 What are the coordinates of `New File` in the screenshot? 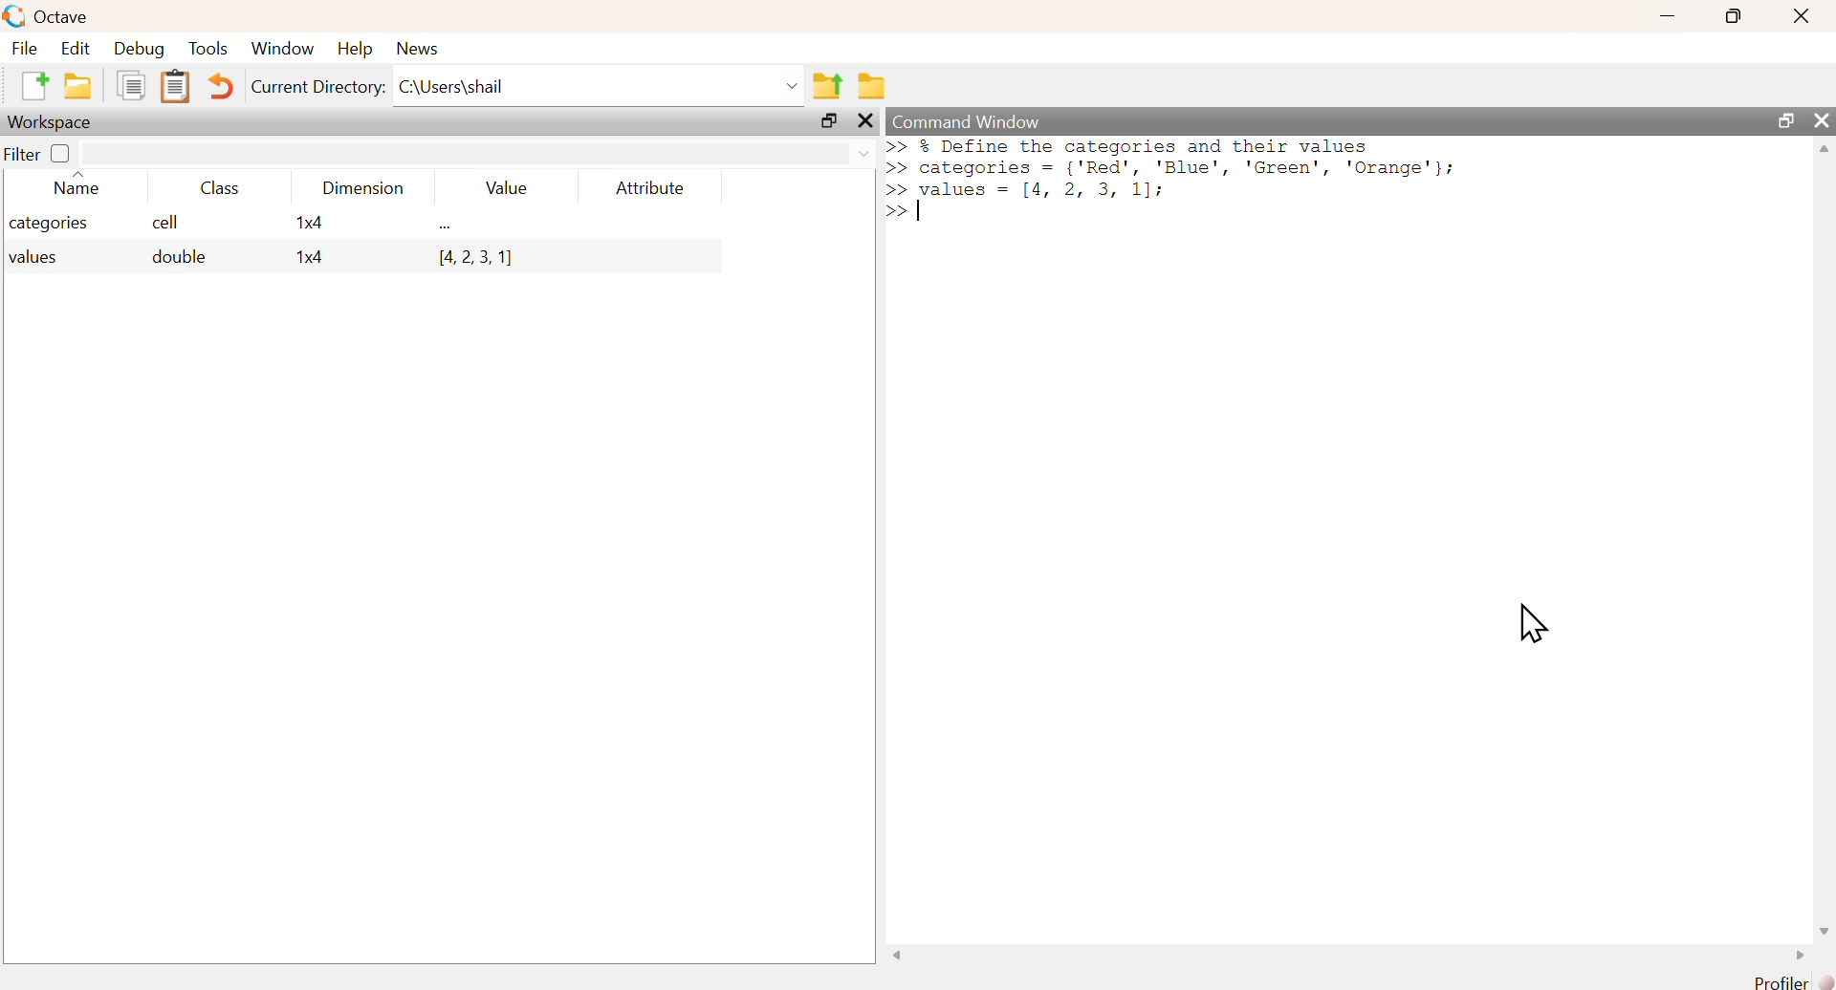 It's located at (35, 86).